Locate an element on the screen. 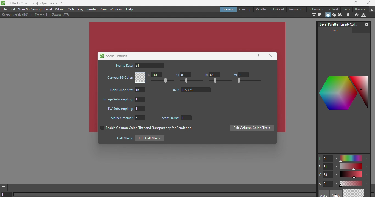  Render is located at coordinates (92, 9).